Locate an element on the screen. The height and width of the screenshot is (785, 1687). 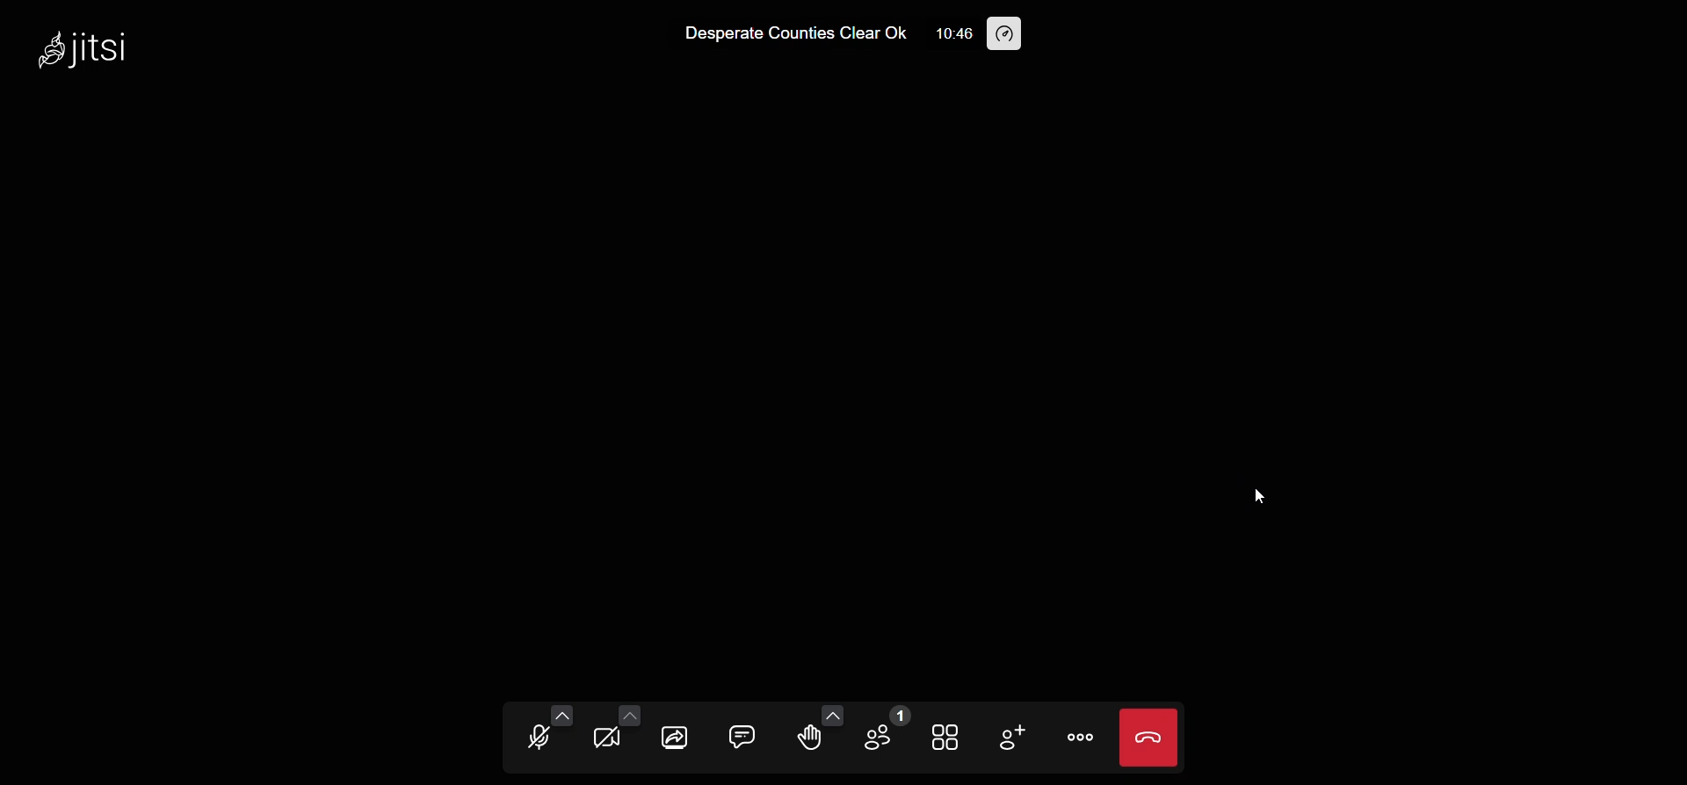
participant is located at coordinates (887, 732).